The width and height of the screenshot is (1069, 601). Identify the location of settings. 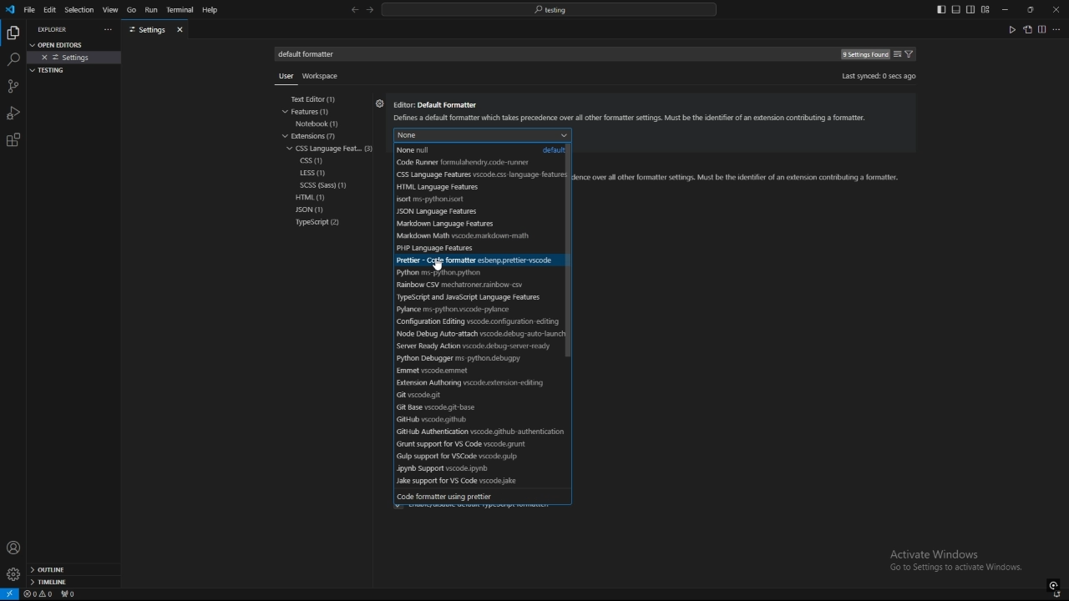
(75, 58).